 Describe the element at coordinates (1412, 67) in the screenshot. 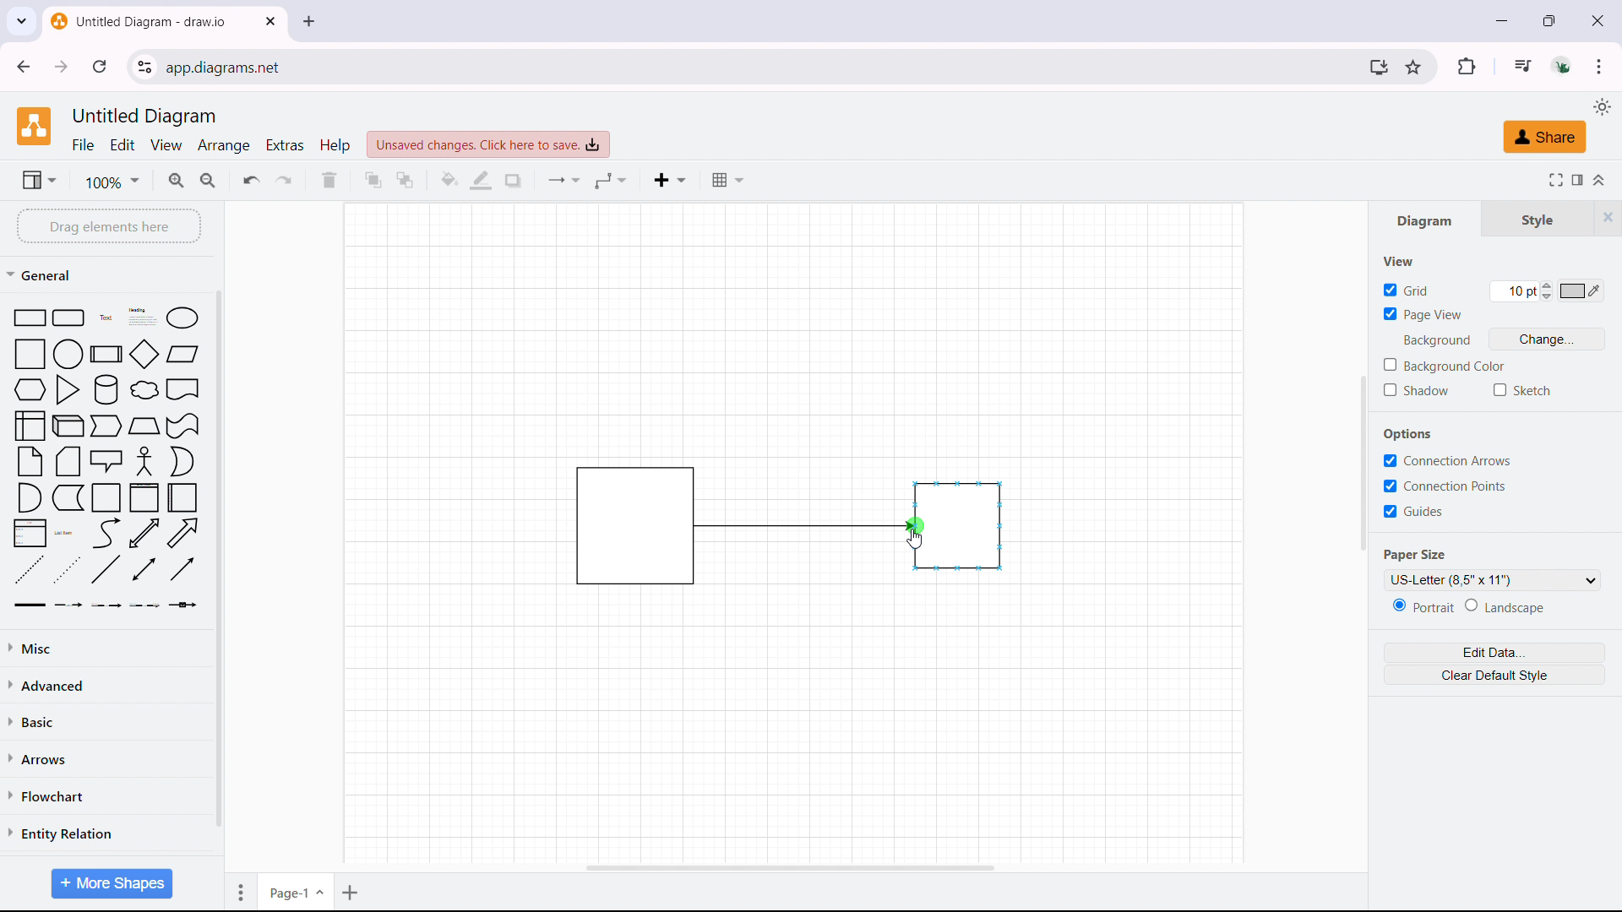

I see `bookmark this tab` at that location.